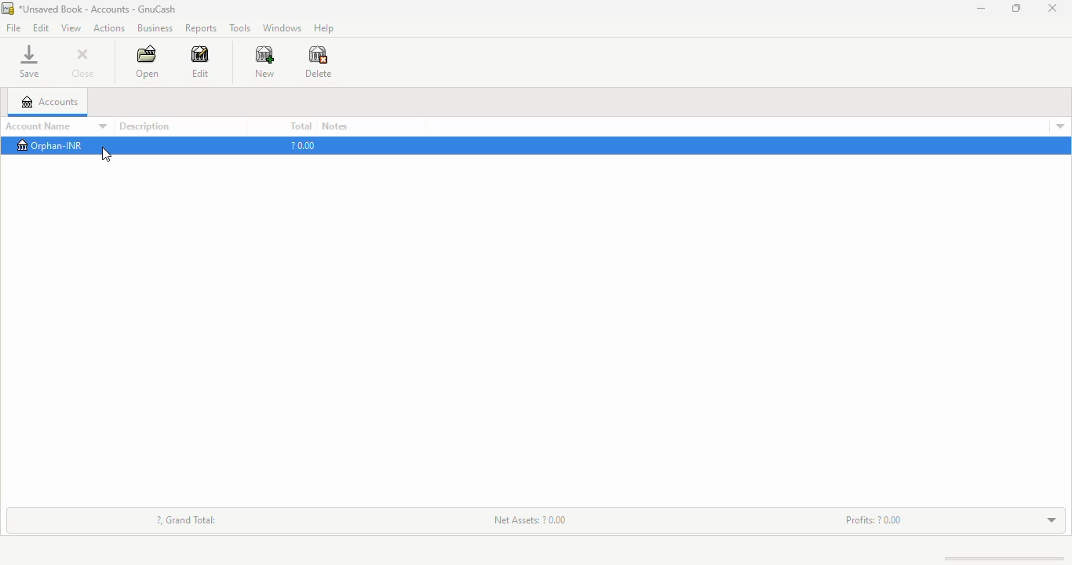  What do you see at coordinates (49, 102) in the screenshot?
I see `accounts` at bounding box center [49, 102].